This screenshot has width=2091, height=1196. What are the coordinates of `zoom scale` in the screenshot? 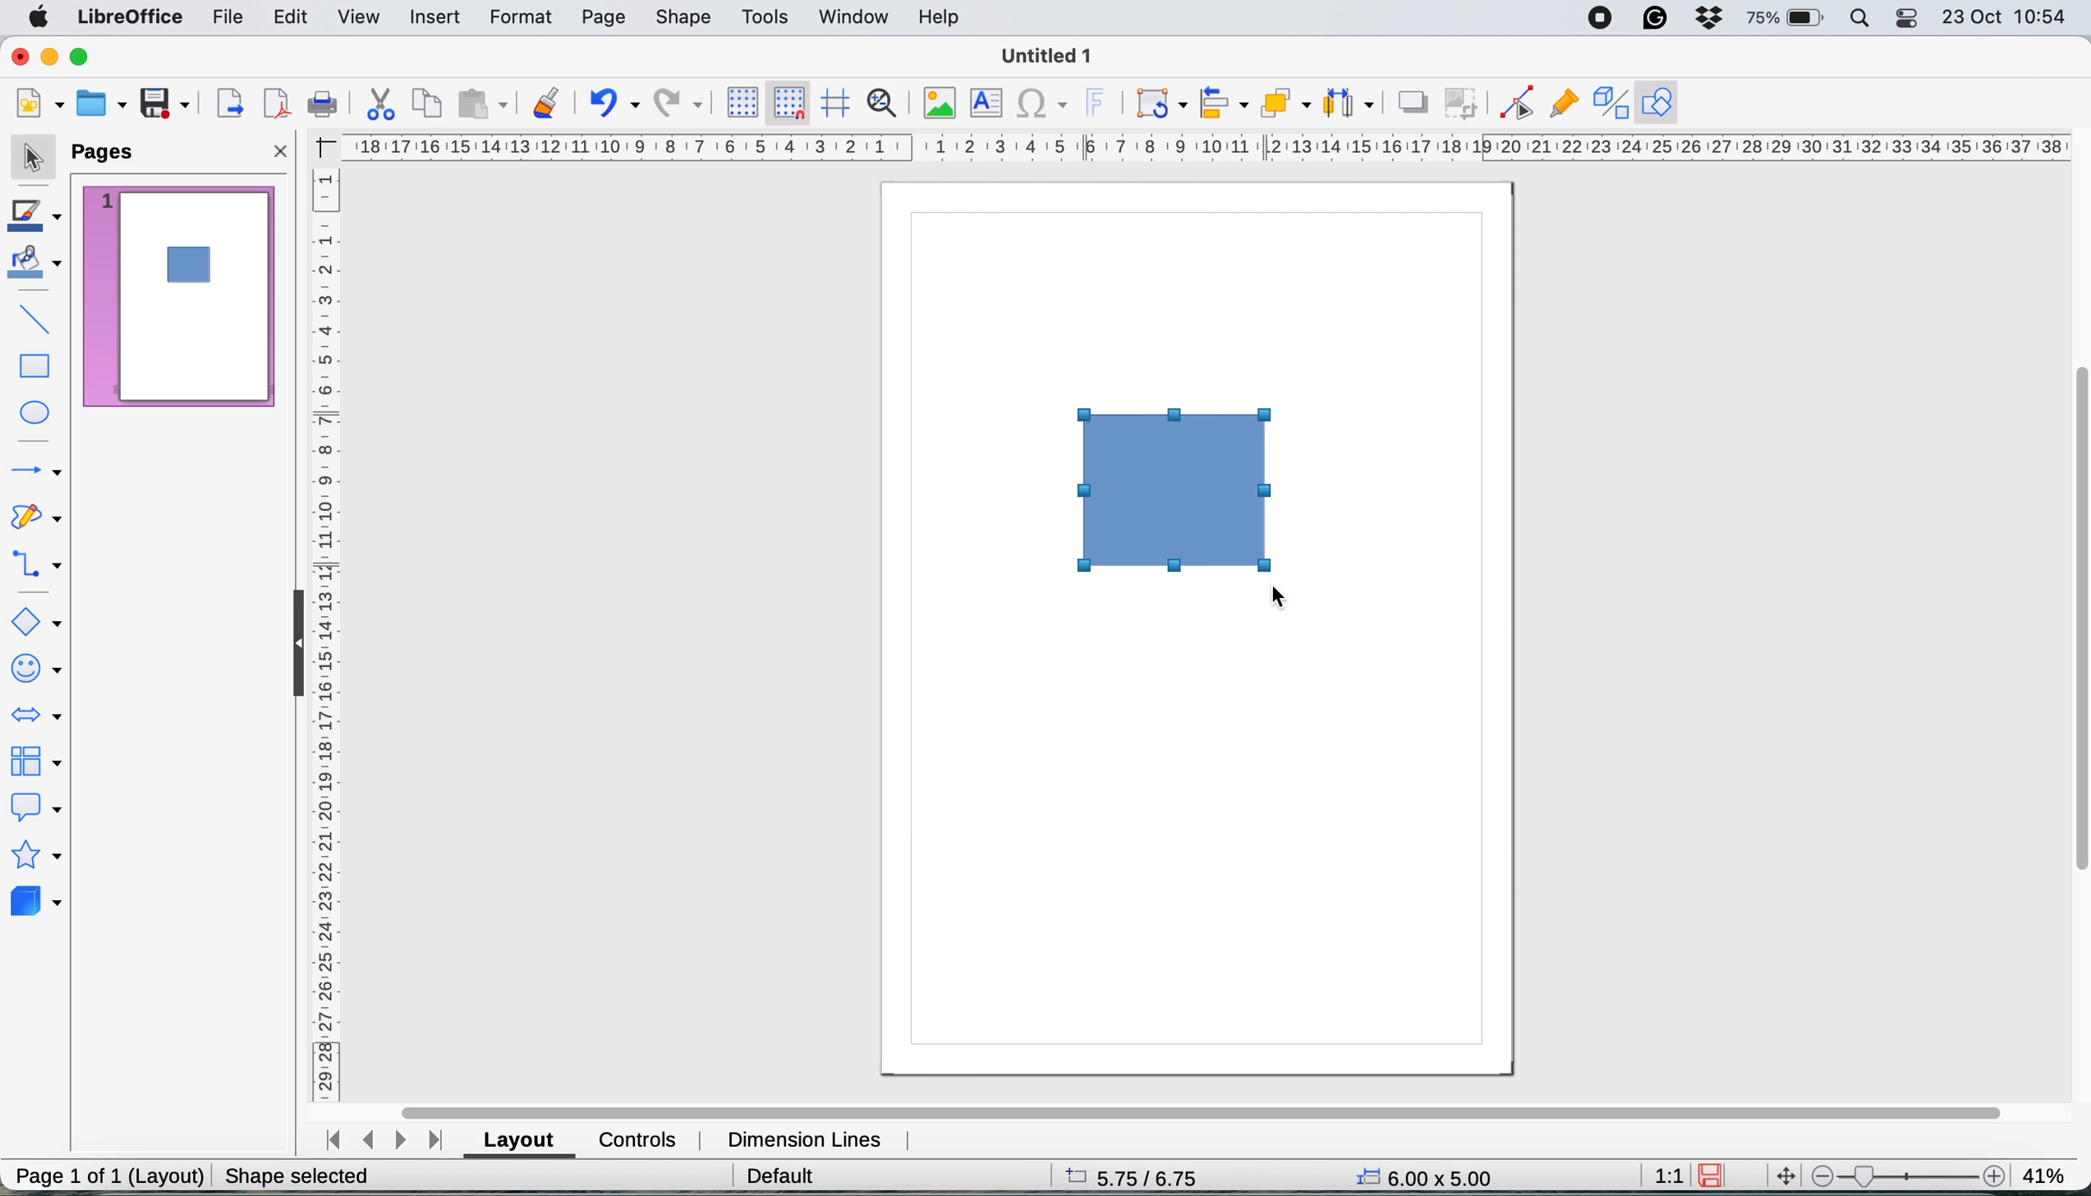 It's located at (1907, 1175).